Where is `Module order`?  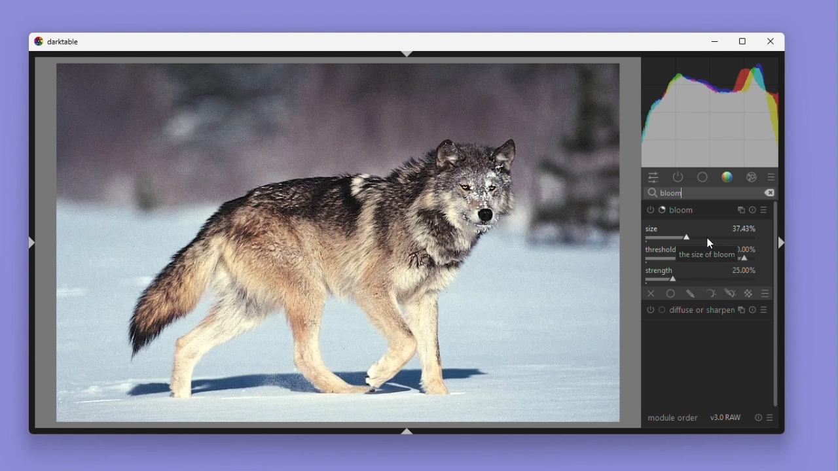 Module order is located at coordinates (674, 417).